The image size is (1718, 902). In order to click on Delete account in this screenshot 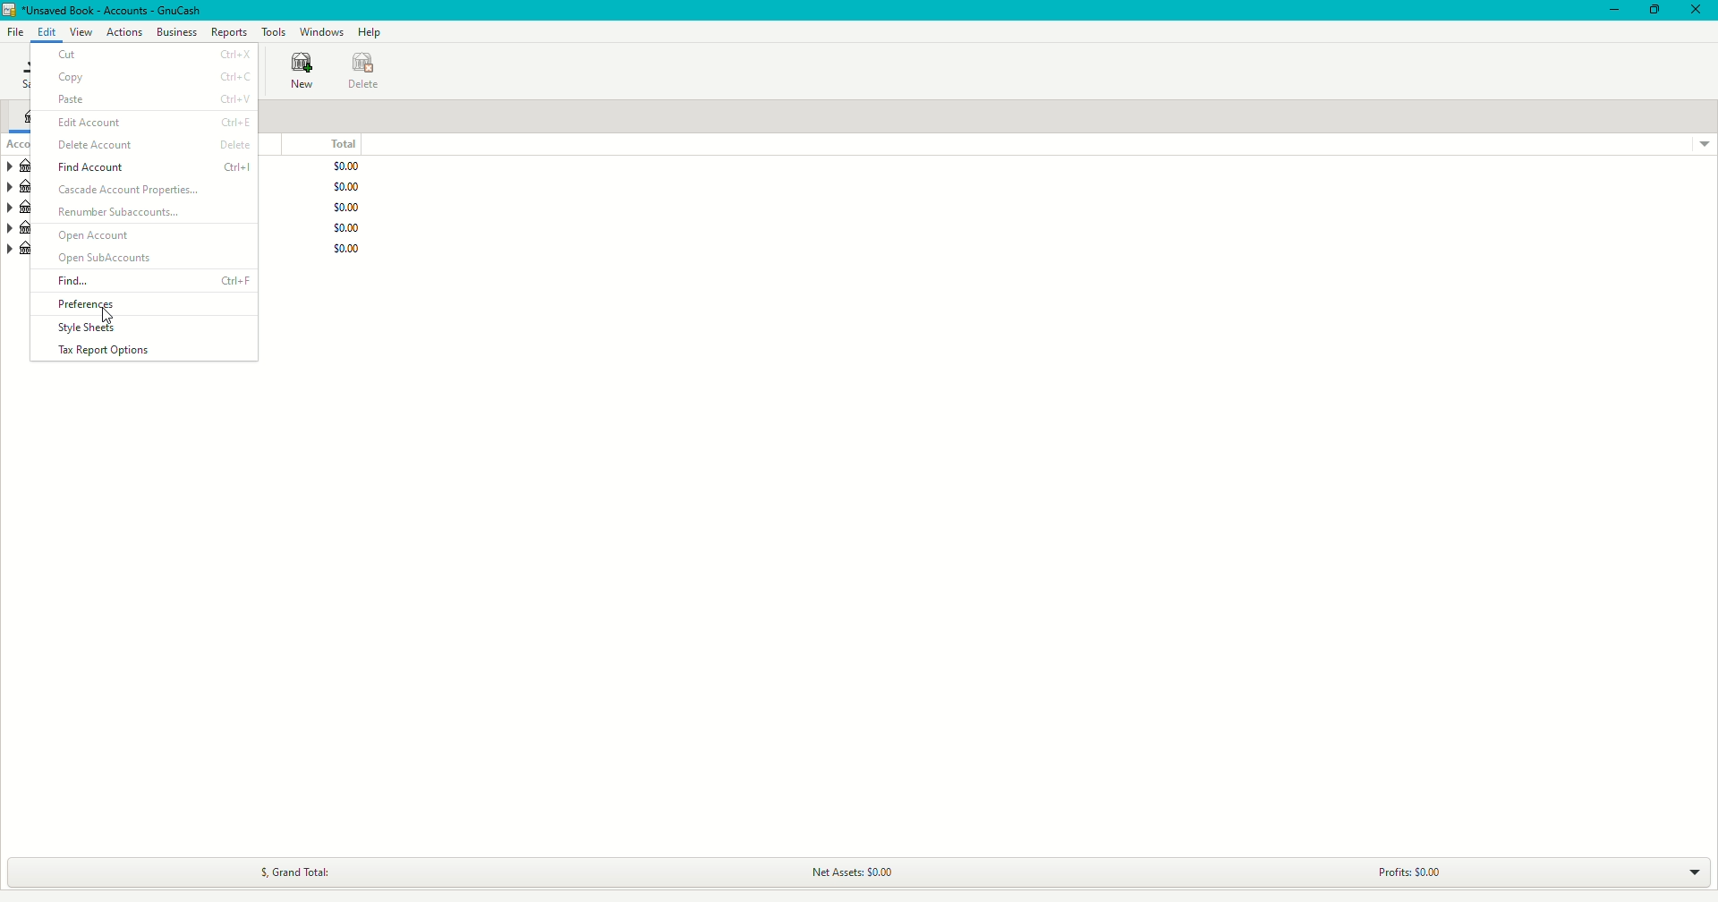, I will do `click(146, 144)`.